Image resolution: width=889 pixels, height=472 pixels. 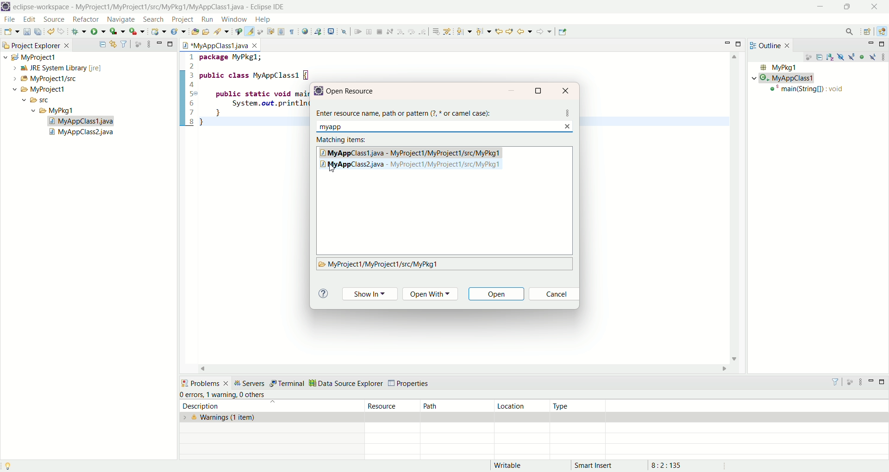 What do you see at coordinates (29, 20) in the screenshot?
I see `edit` at bounding box center [29, 20].